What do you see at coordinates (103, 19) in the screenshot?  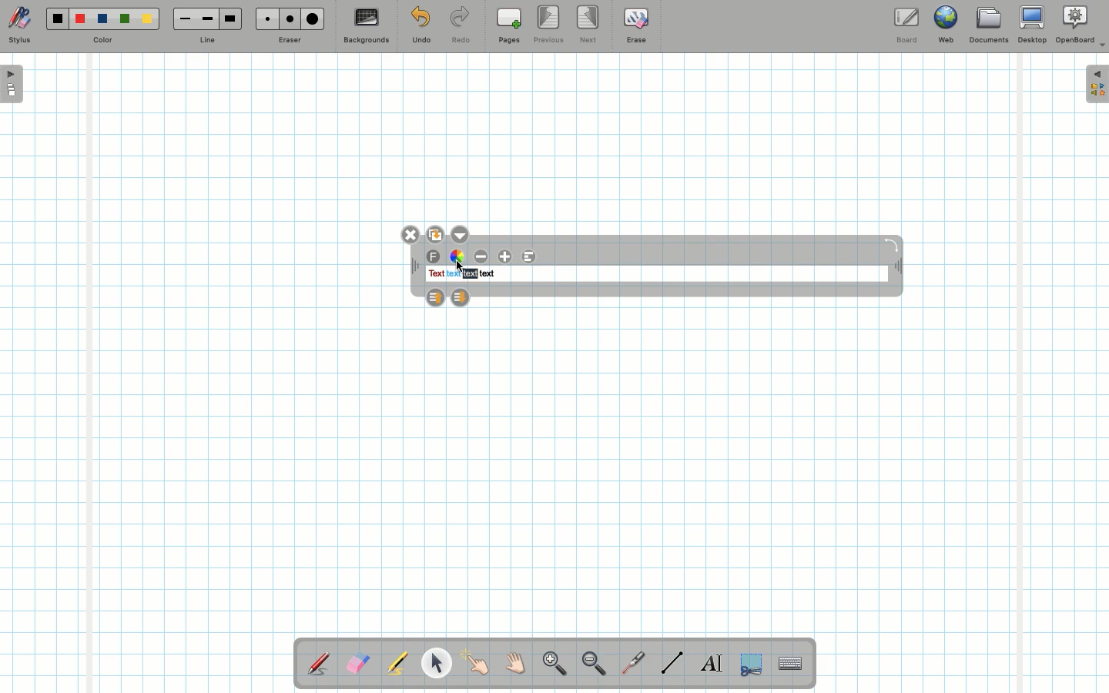 I see `Blue` at bounding box center [103, 19].